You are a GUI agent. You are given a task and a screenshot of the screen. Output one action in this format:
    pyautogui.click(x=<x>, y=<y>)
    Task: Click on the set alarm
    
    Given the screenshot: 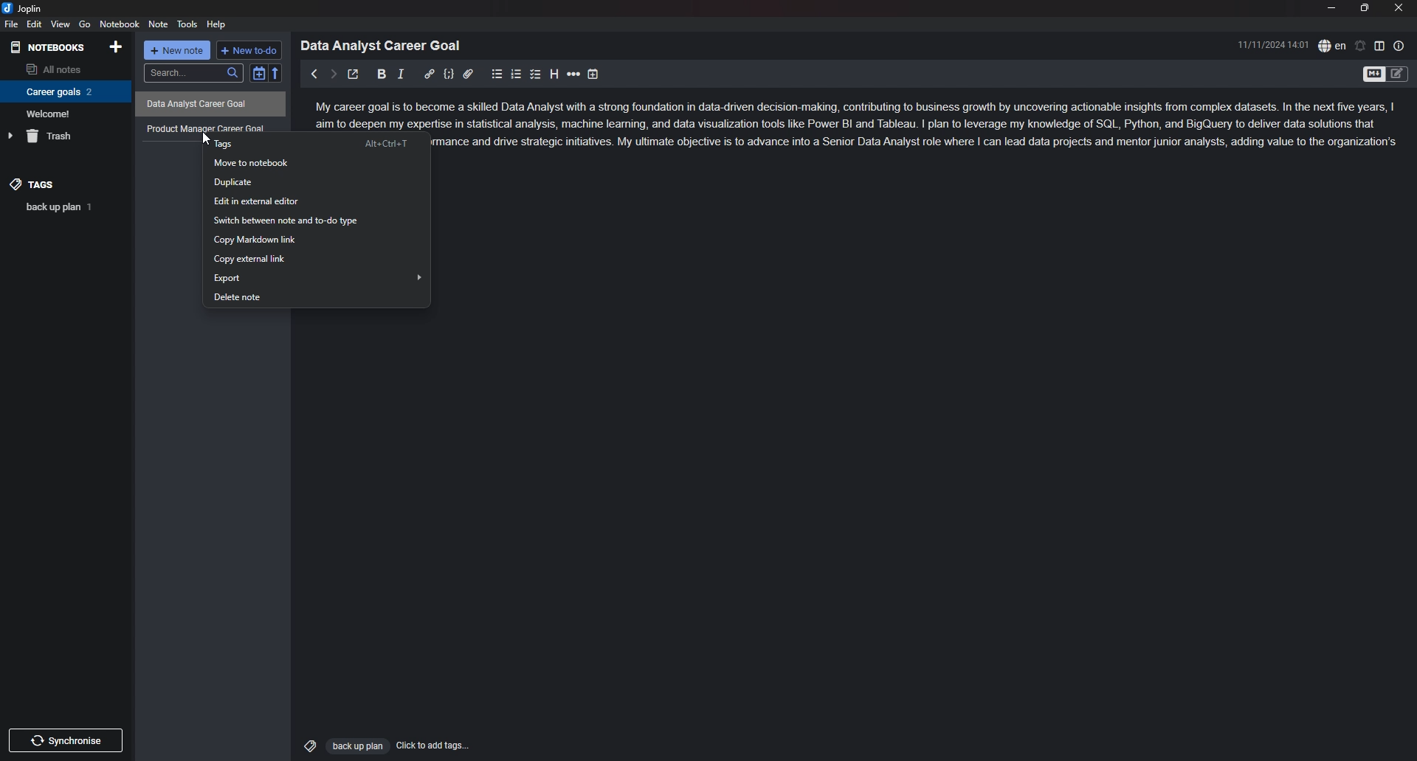 What is the action you would take?
    pyautogui.click(x=1361, y=46)
    